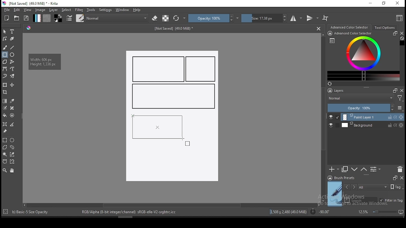 The height and width of the screenshot is (228, 406). I want to click on advance color selector, so click(350, 27).